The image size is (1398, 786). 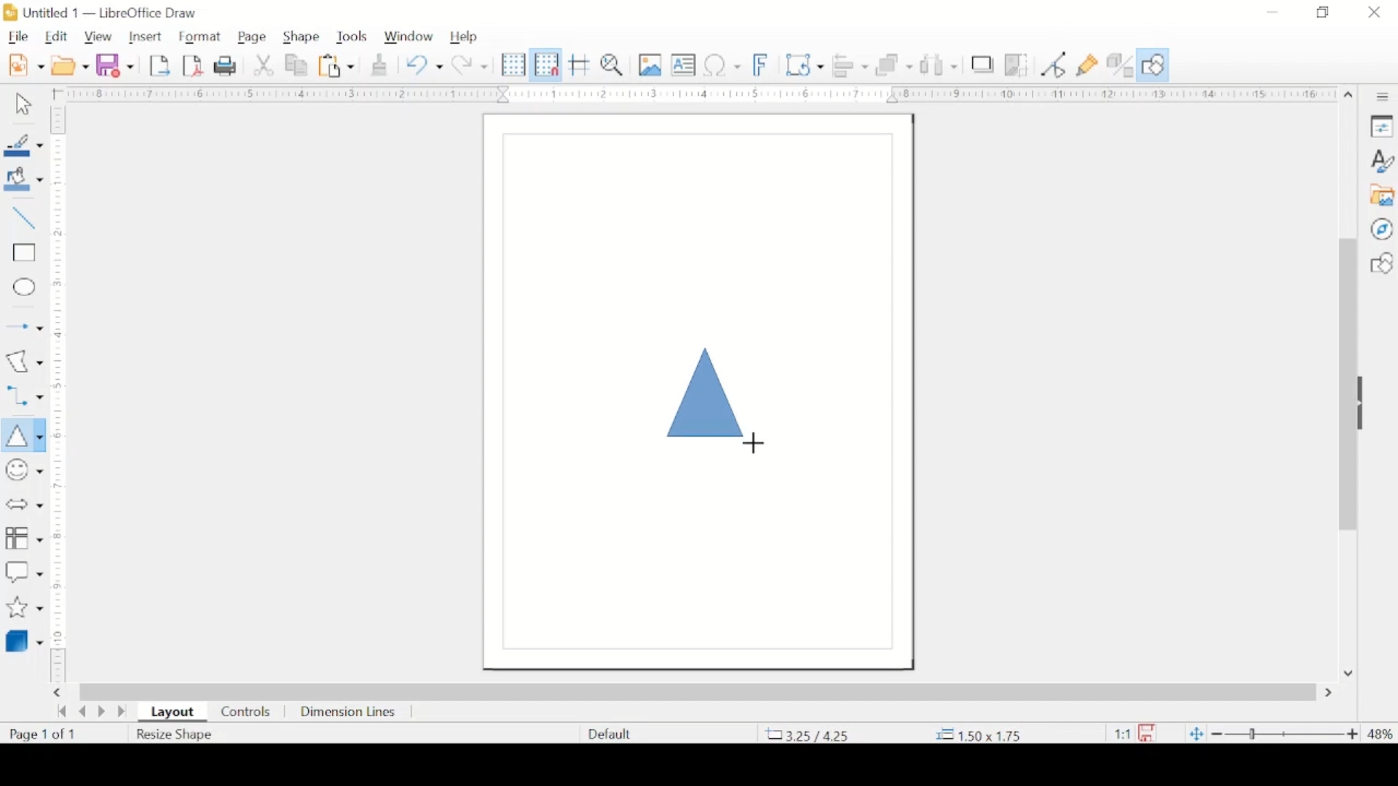 What do you see at coordinates (100, 36) in the screenshot?
I see `view` at bounding box center [100, 36].